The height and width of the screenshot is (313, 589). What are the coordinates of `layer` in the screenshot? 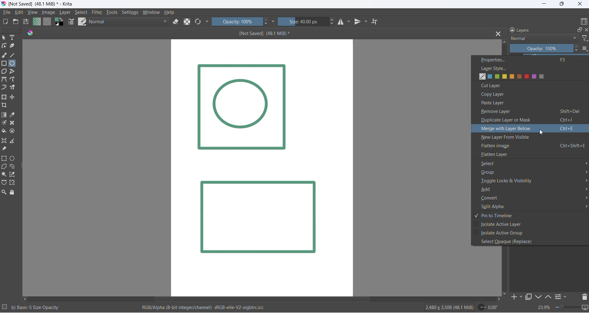 It's located at (67, 13).